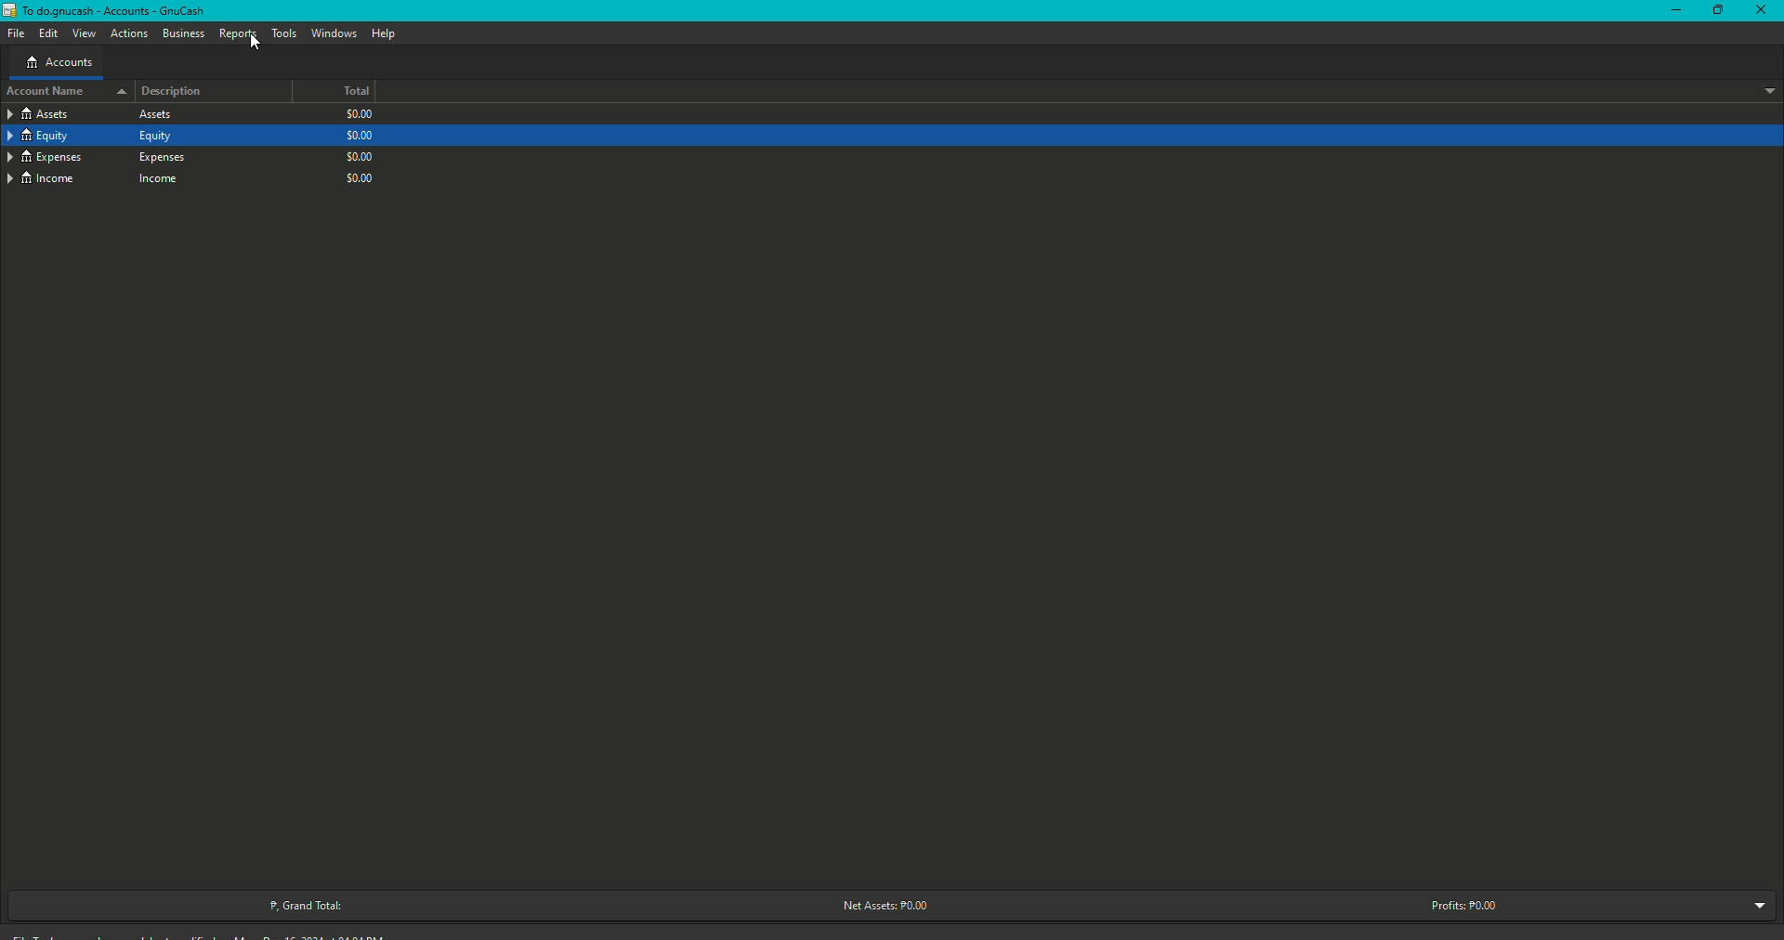 This screenshot has width=1784, height=940. Describe the element at coordinates (337, 33) in the screenshot. I see `Windows` at that location.